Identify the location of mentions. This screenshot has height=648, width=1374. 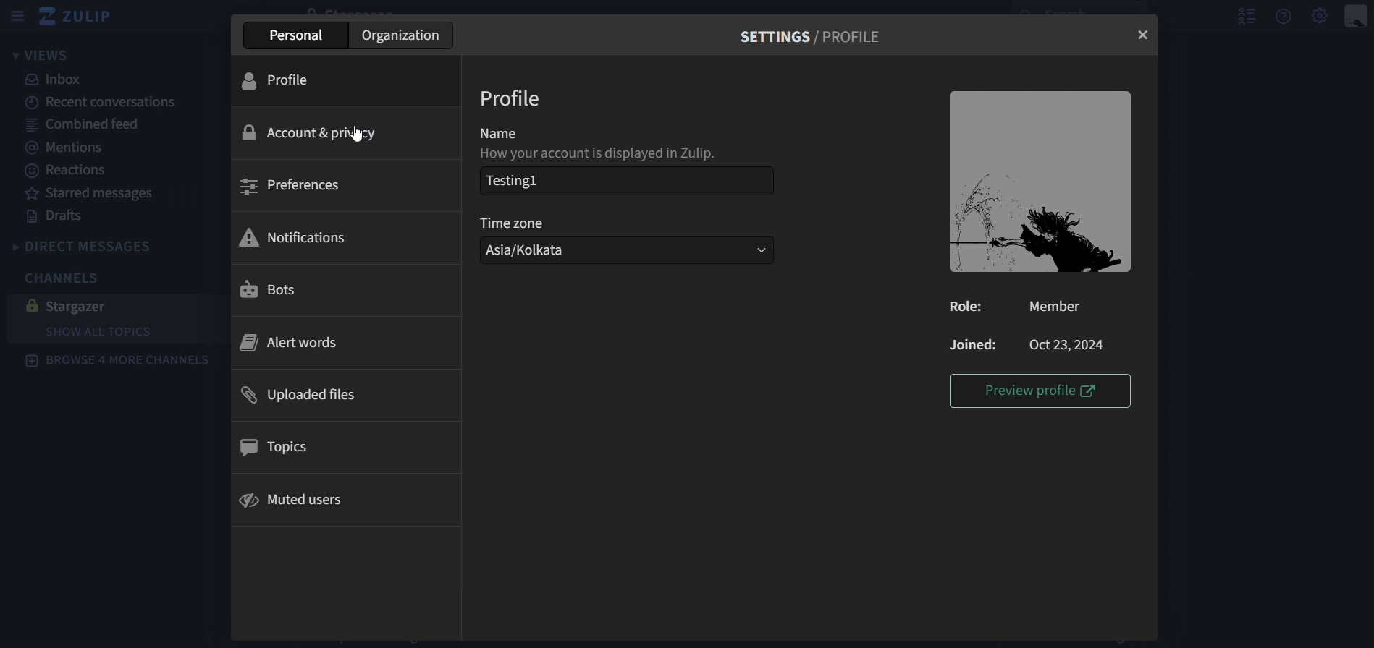
(80, 150).